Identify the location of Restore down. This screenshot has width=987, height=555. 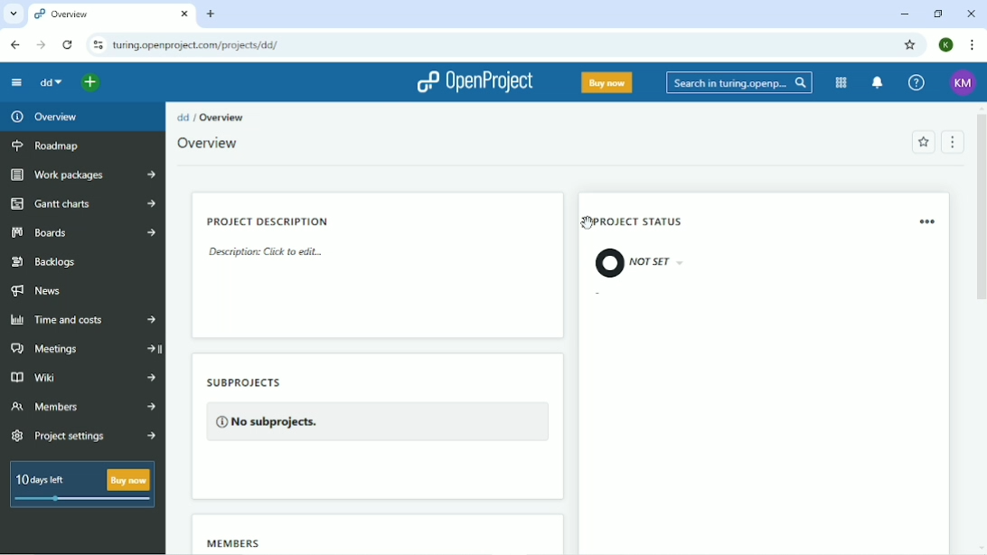
(937, 14).